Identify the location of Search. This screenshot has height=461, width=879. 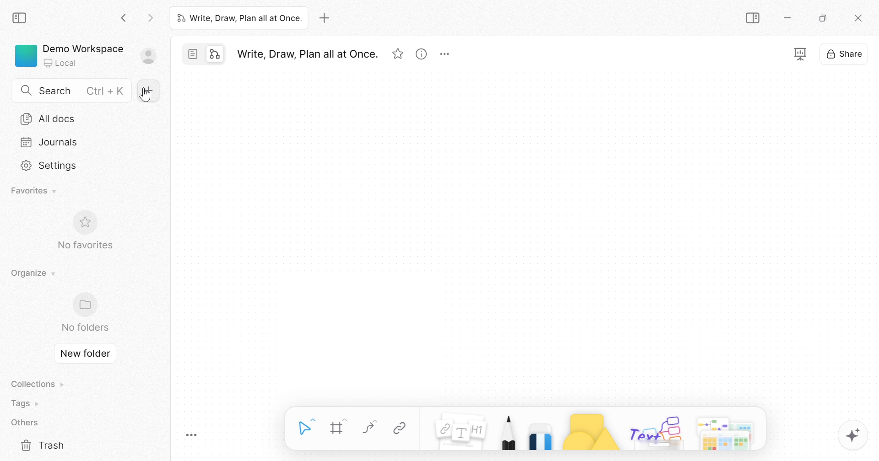
(57, 91).